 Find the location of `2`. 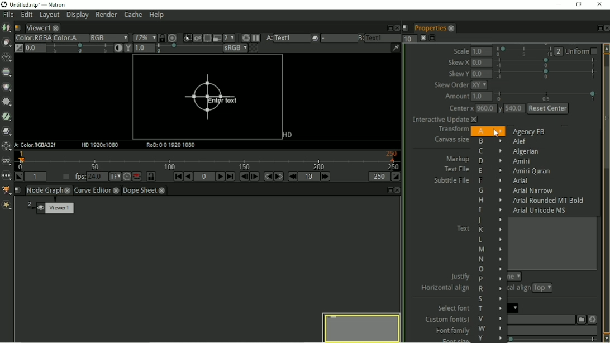

2 is located at coordinates (559, 51).